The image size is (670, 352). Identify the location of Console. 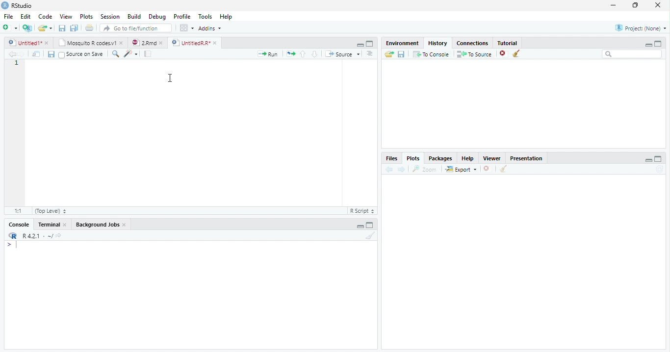
(20, 224).